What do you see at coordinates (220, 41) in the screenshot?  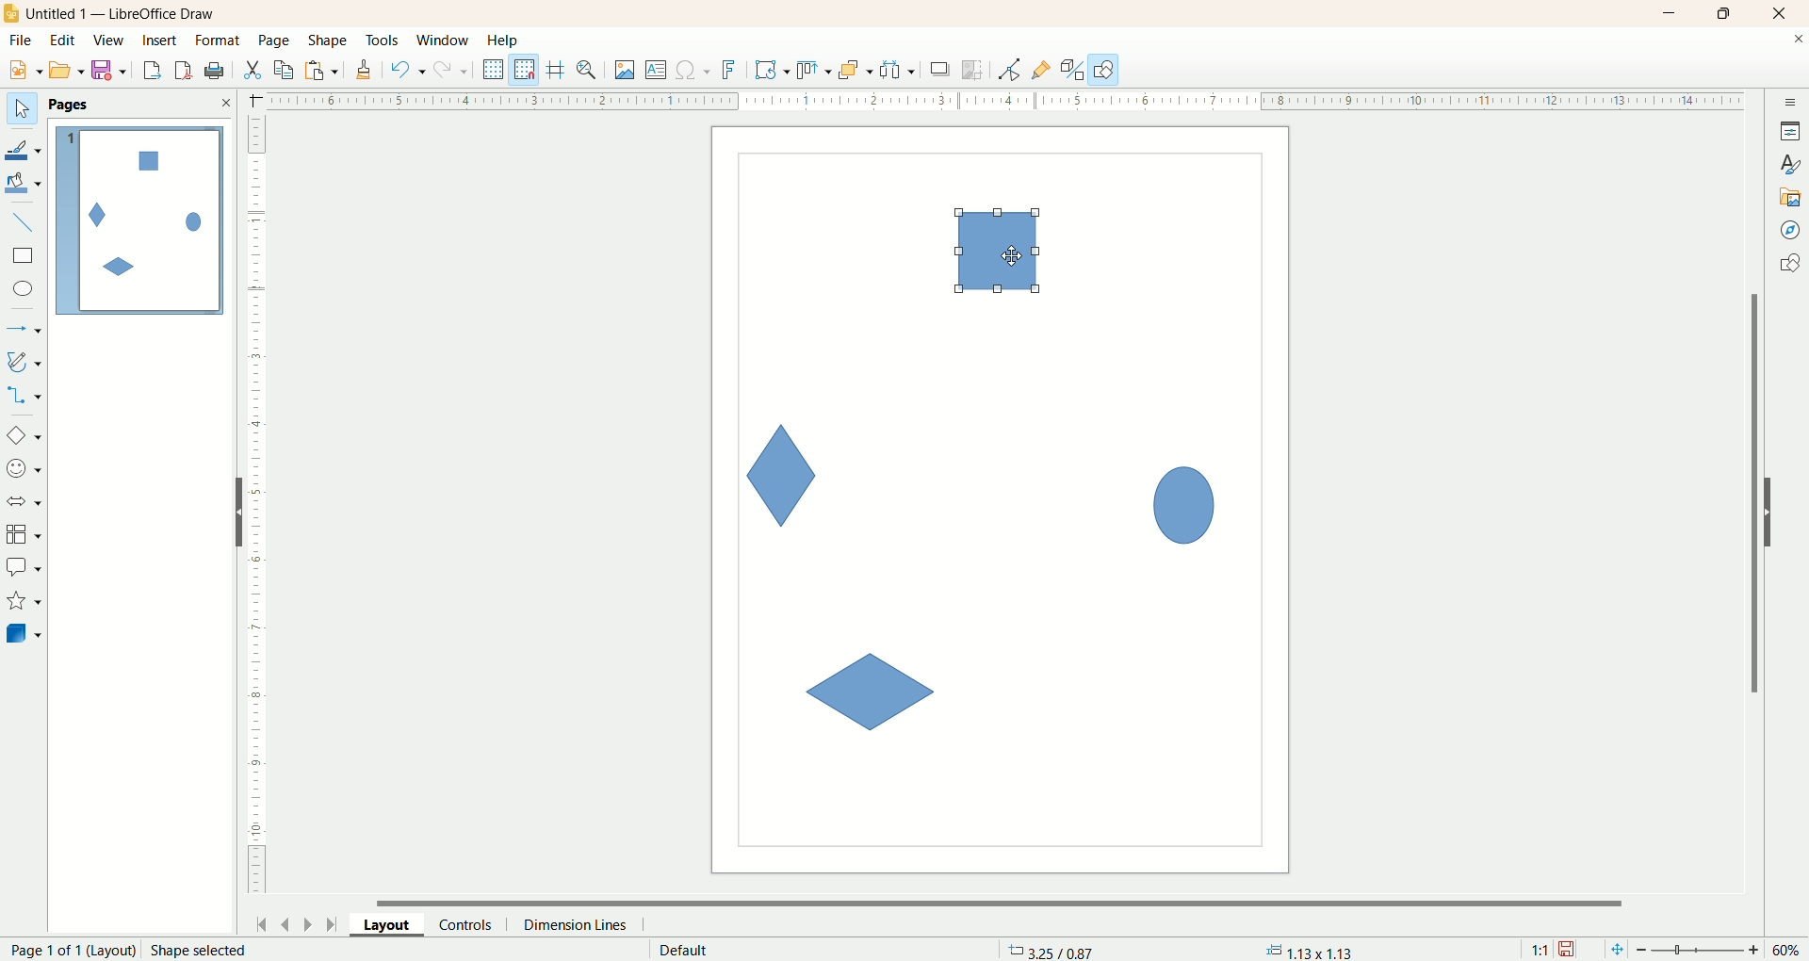 I see `format` at bounding box center [220, 41].